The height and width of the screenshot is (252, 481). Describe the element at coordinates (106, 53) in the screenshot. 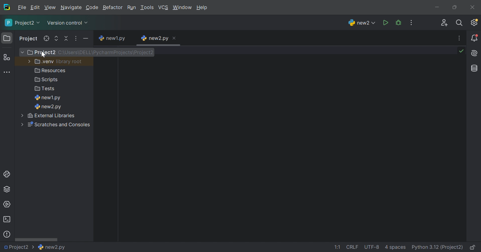

I see `C:\Users\DELL\PyCharmProjects\Project2` at that location.